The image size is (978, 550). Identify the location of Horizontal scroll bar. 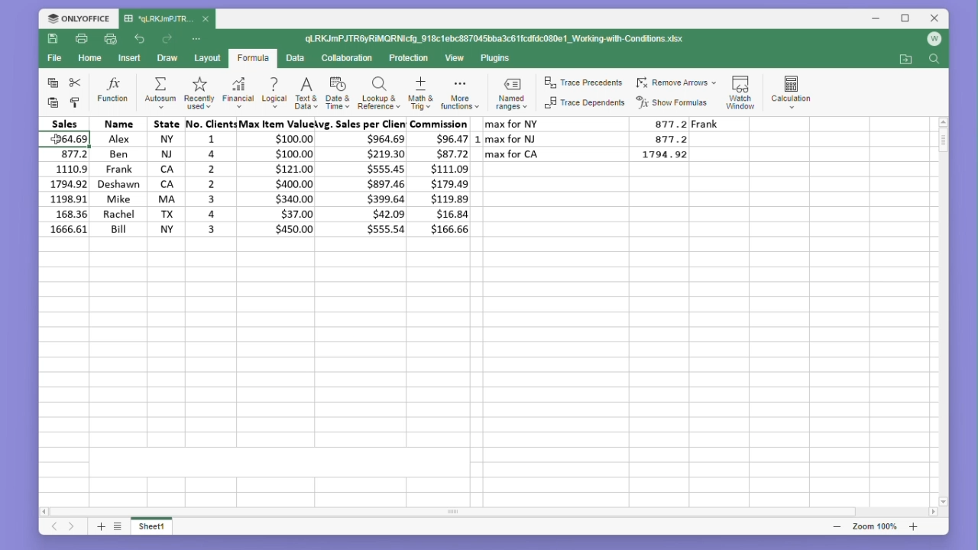
(481, 512).